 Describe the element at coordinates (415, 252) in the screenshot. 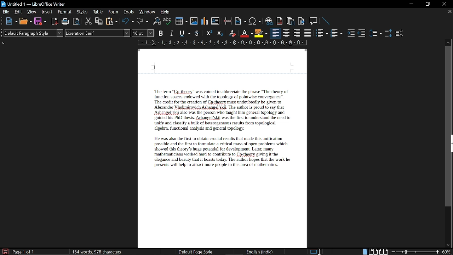

I see `Change zoom` at that location.